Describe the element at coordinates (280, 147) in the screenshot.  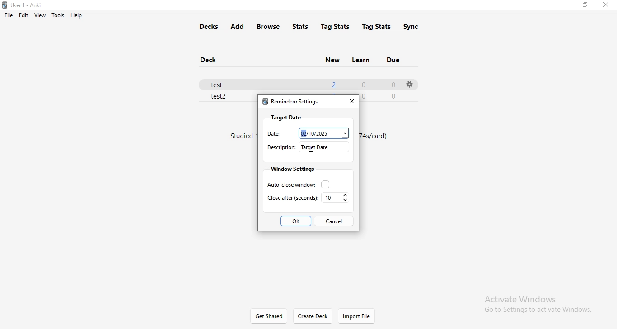
I see `descriptiuon` at that location.